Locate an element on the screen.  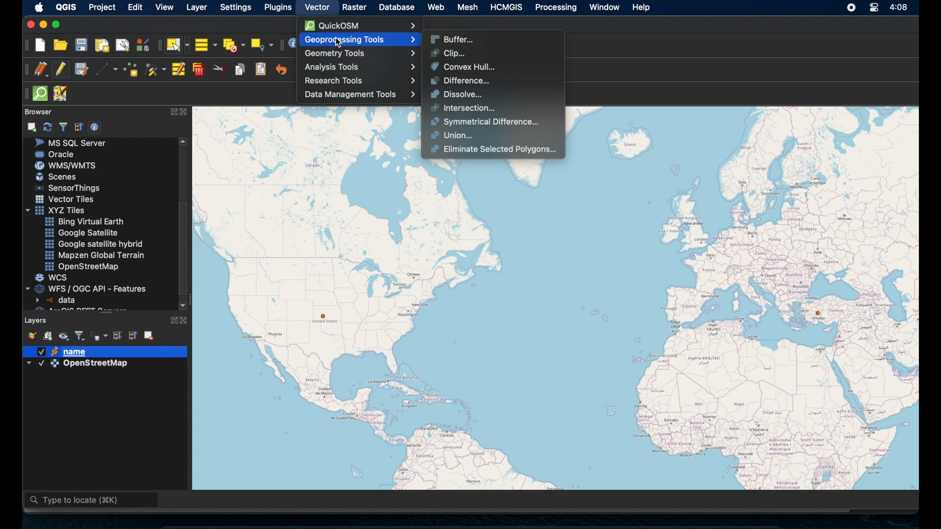
project is located at coordinates (104, 7).